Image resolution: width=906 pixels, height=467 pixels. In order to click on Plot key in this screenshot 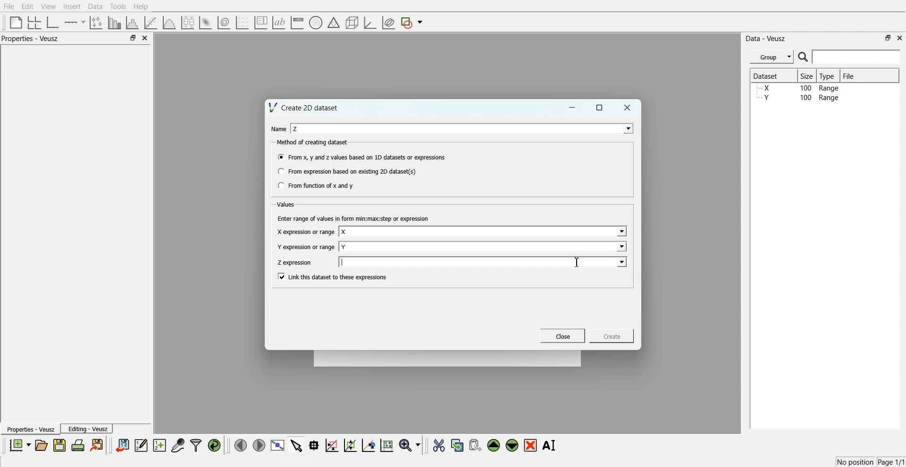, I will do `click(260, 23)`.